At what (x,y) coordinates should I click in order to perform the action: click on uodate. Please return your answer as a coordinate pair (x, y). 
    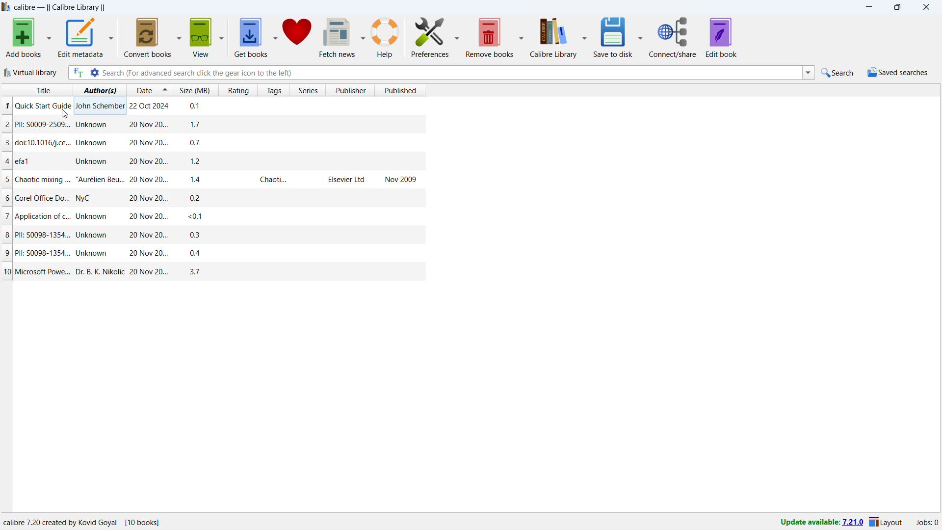
    Looking at the image, I should click on (820, 523).